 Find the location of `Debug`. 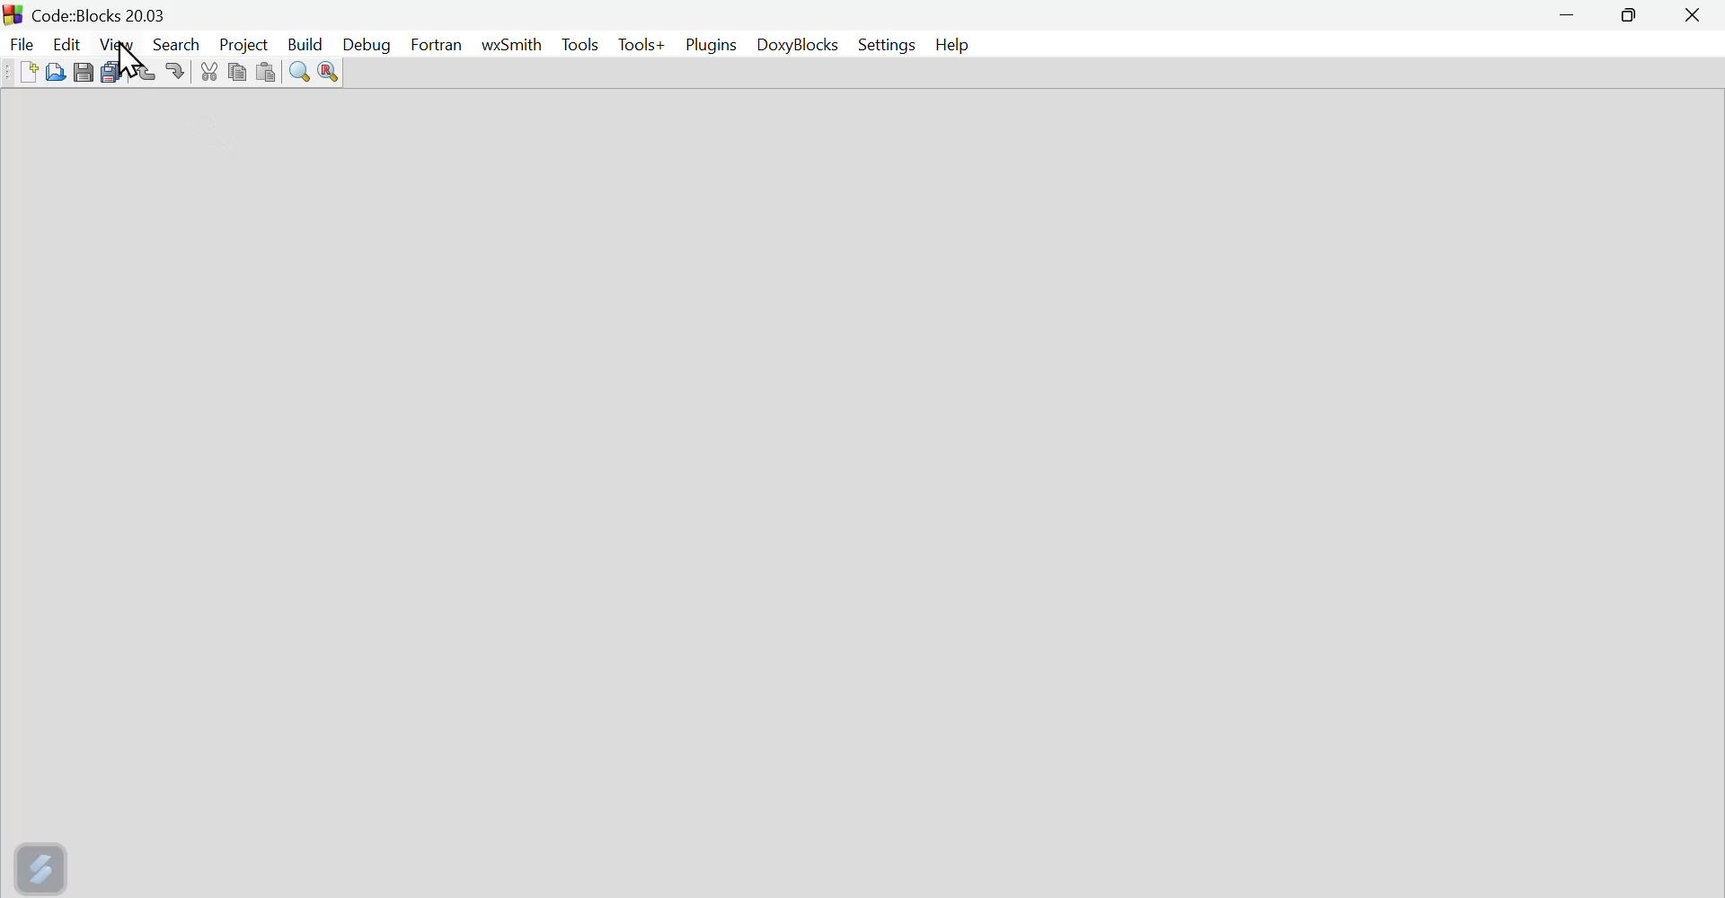

Debug is located at coordinates (372, 44).